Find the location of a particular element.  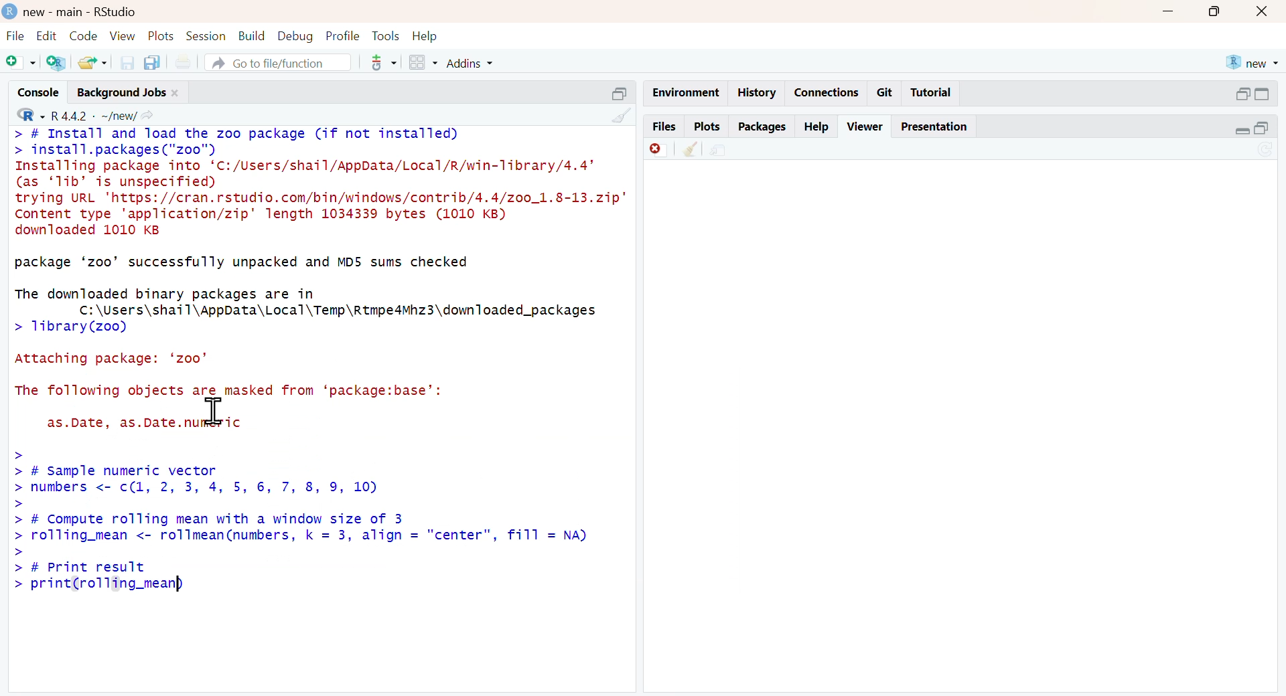

session is located at coordinates (207, 35).